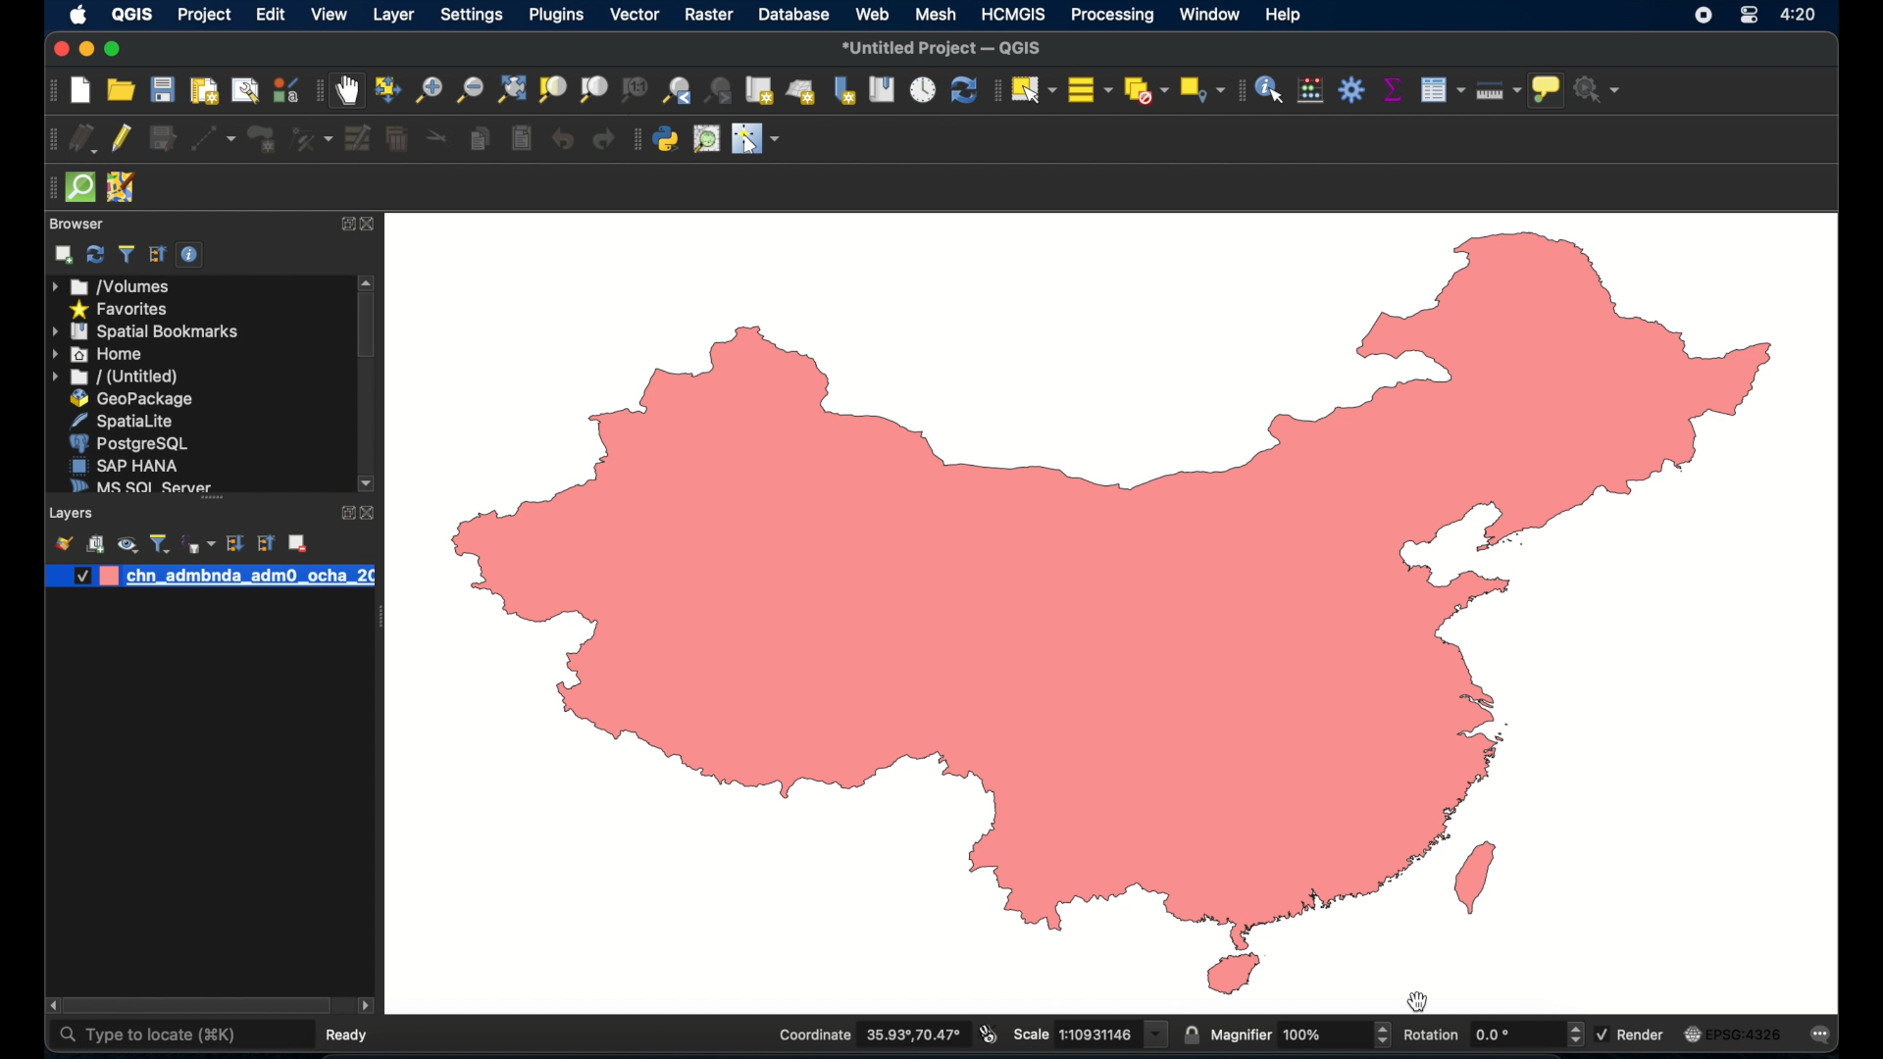 This screenshot has height=1059, width=1883. Describe the element at coordinates (1579, 1034) in the screenshot. I see `increase or decrease rotation value` at that location.